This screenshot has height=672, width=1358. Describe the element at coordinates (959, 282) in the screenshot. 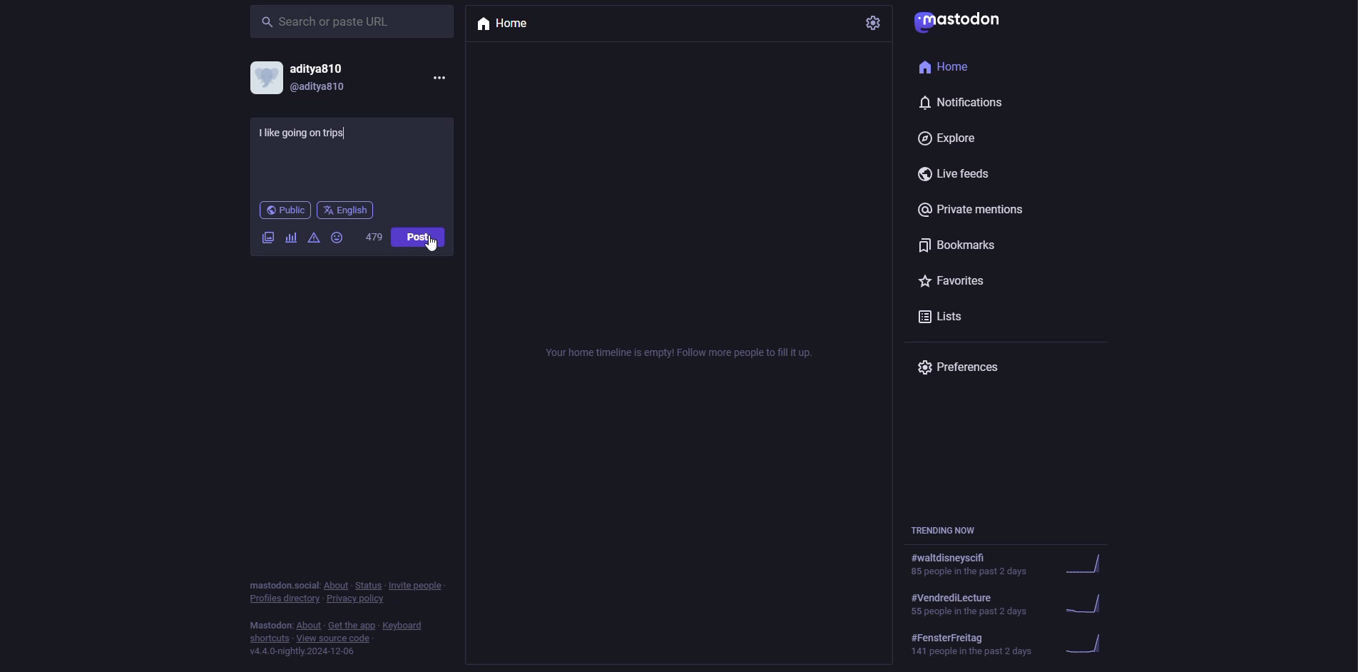

I see `favorites` at that location.